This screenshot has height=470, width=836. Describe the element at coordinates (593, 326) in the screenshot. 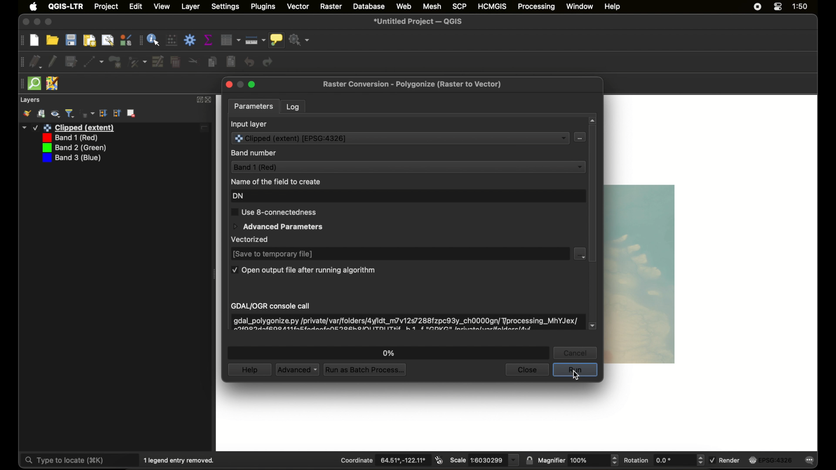

I see `scroll down arrow` at that location.